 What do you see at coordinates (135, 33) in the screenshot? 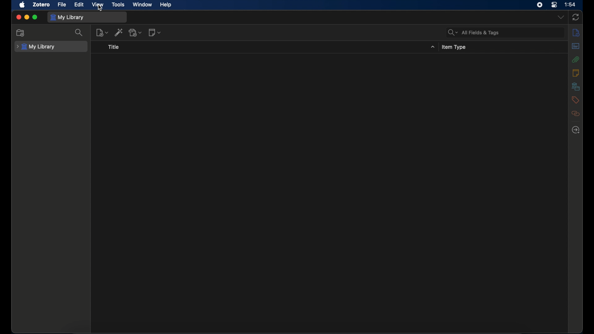
I see `add attachments` at bounding box center [135, 33].